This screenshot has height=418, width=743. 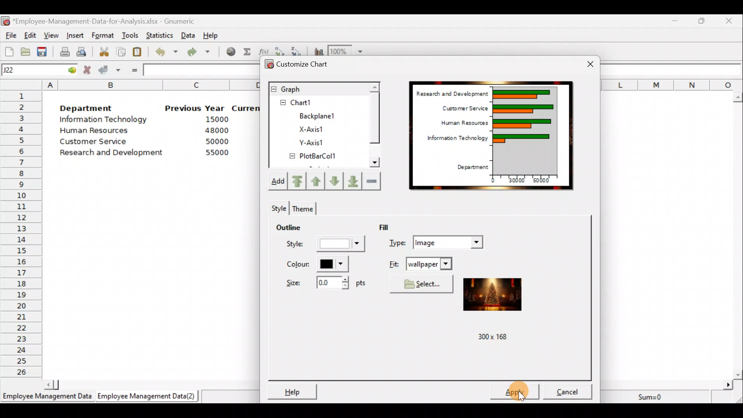 What do you see at coordinates (248, 53) in the screenshot?
I see `Sum into the current cell` at bounding box center [248, 53].